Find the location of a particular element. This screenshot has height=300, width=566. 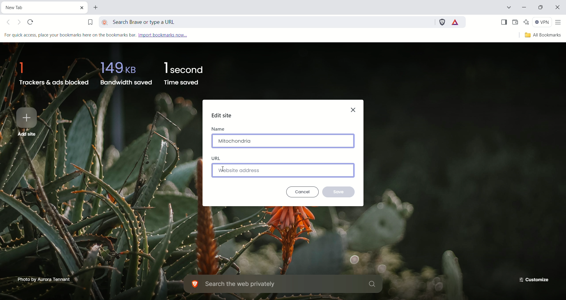

customize is located at coordinates (532, 279).